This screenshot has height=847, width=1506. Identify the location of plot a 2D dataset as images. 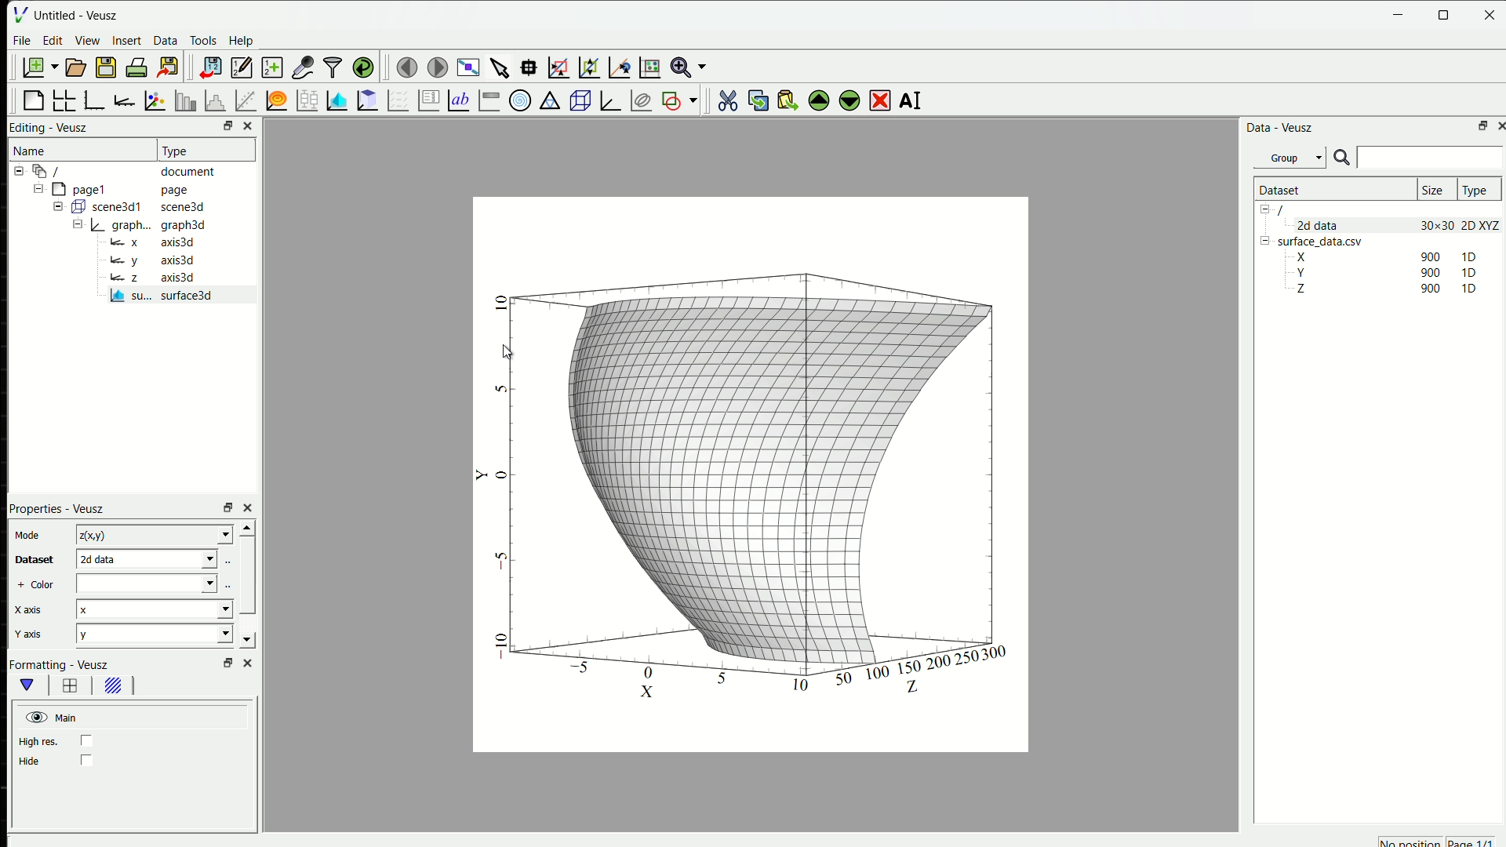
(338, 100).